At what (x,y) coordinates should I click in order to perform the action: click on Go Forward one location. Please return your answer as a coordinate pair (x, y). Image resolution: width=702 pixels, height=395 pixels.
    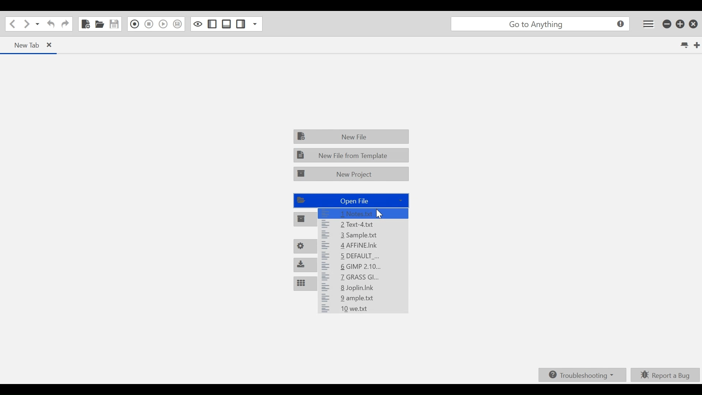
    Looking at the image, I should click on (26, 24).